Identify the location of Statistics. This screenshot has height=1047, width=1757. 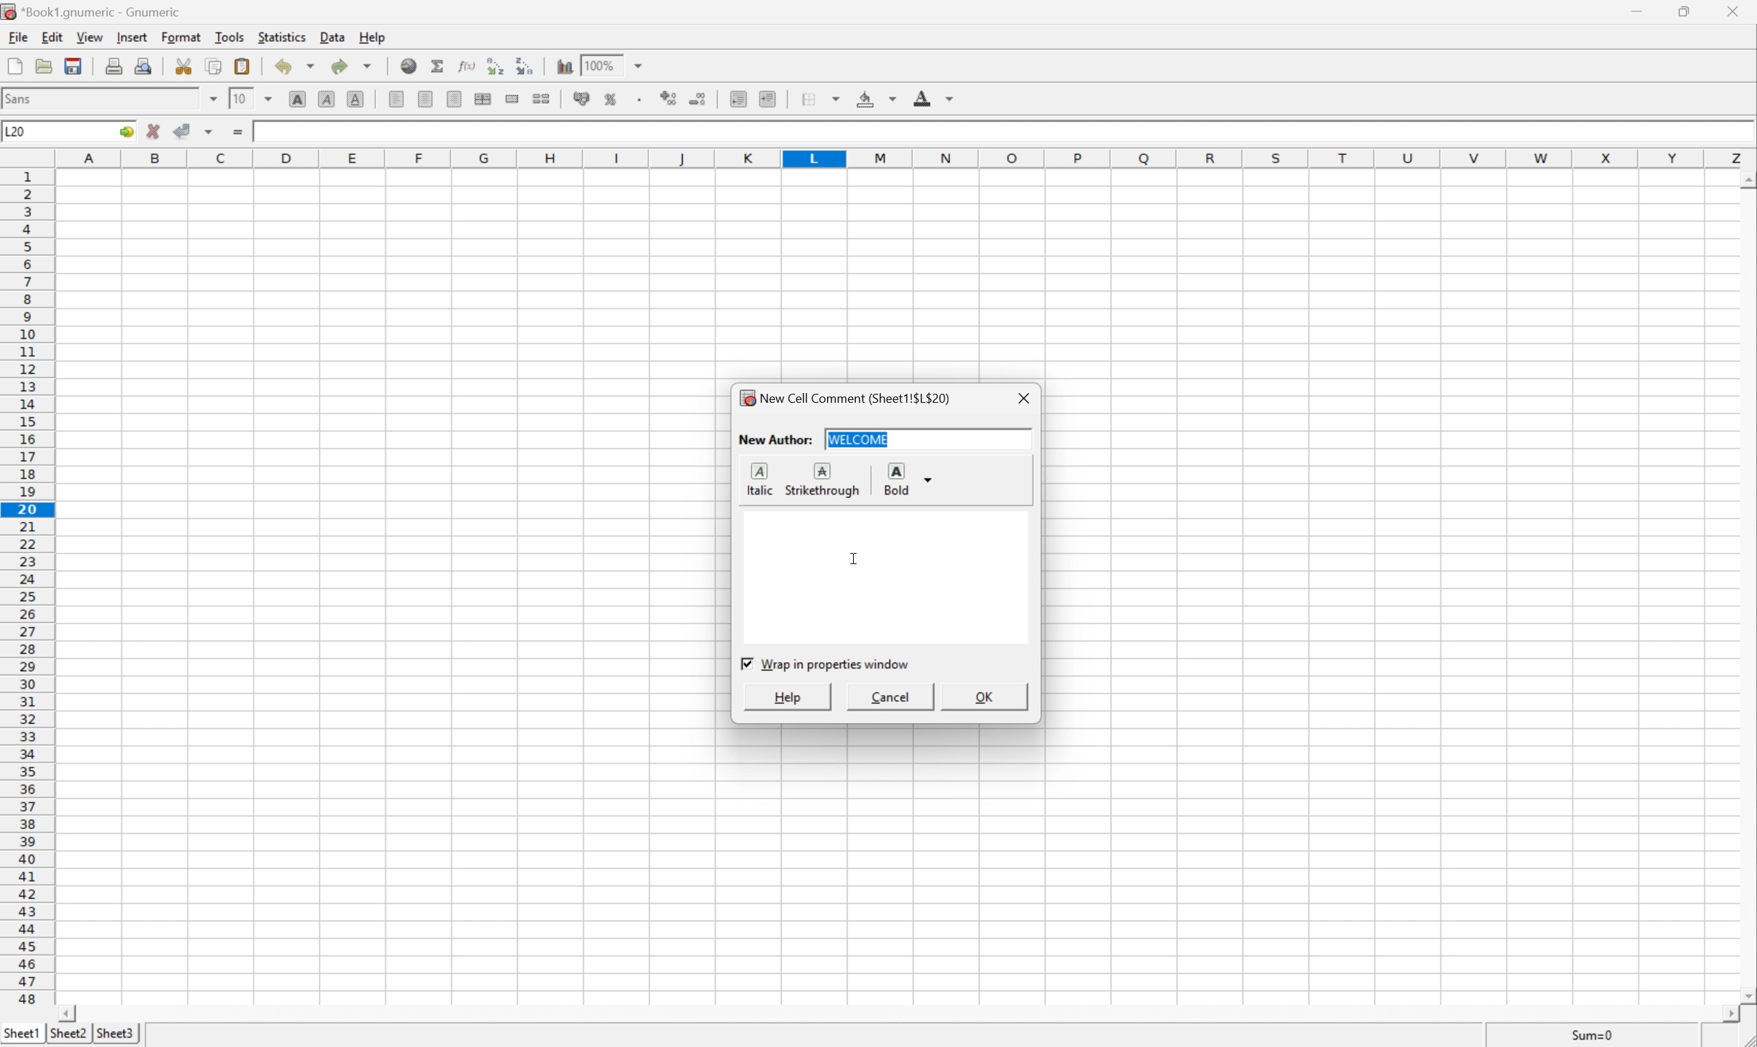
(282, 36).